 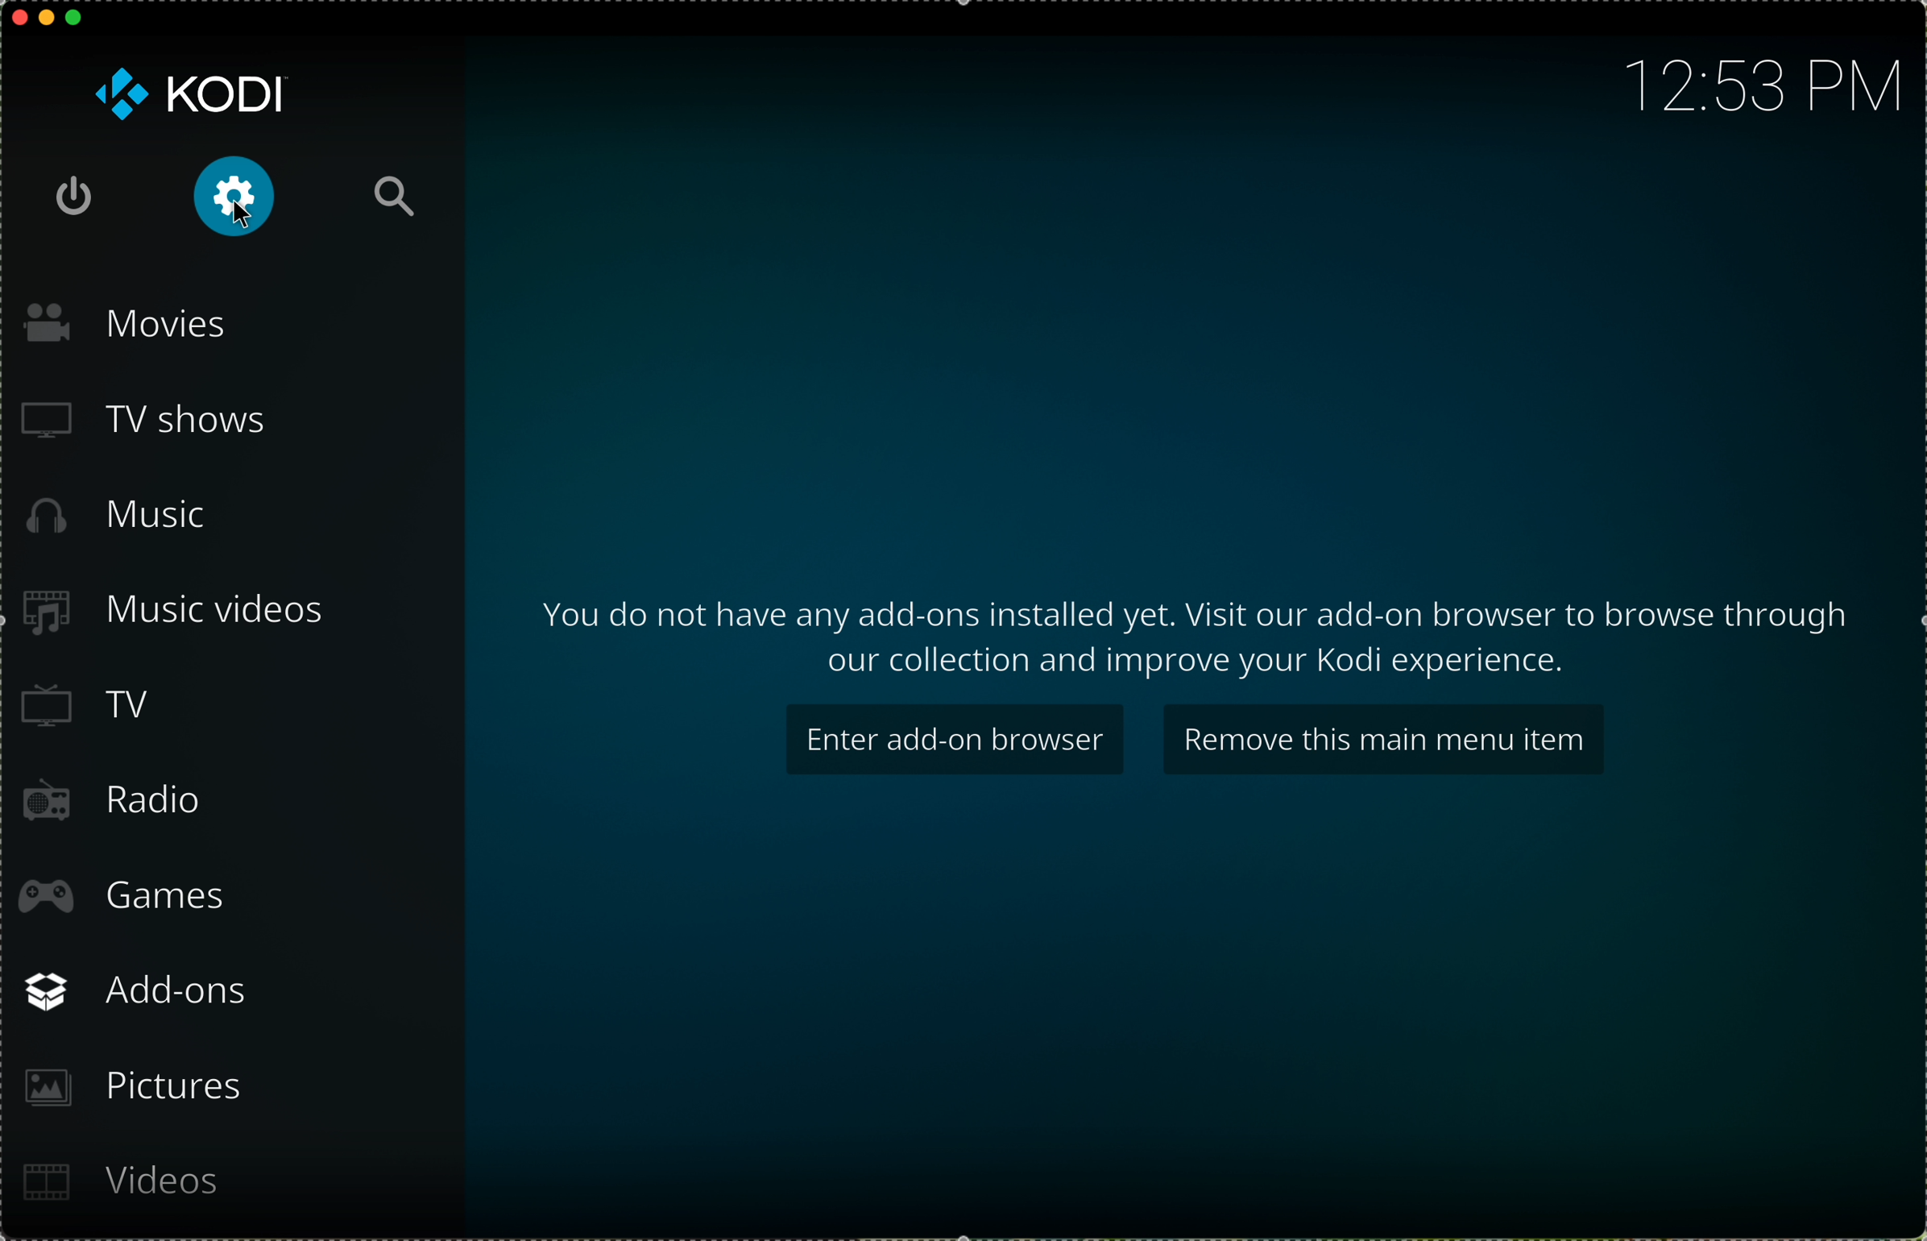 I want to click on add-ons, so click(x=154, y=995).